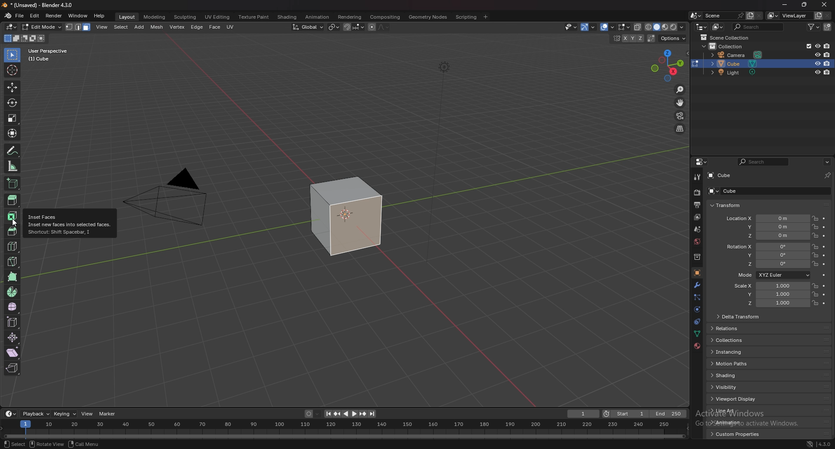 Image resolution: width=835 pixels, height=449 pixels. I want to click on collections, so click(733, 340).